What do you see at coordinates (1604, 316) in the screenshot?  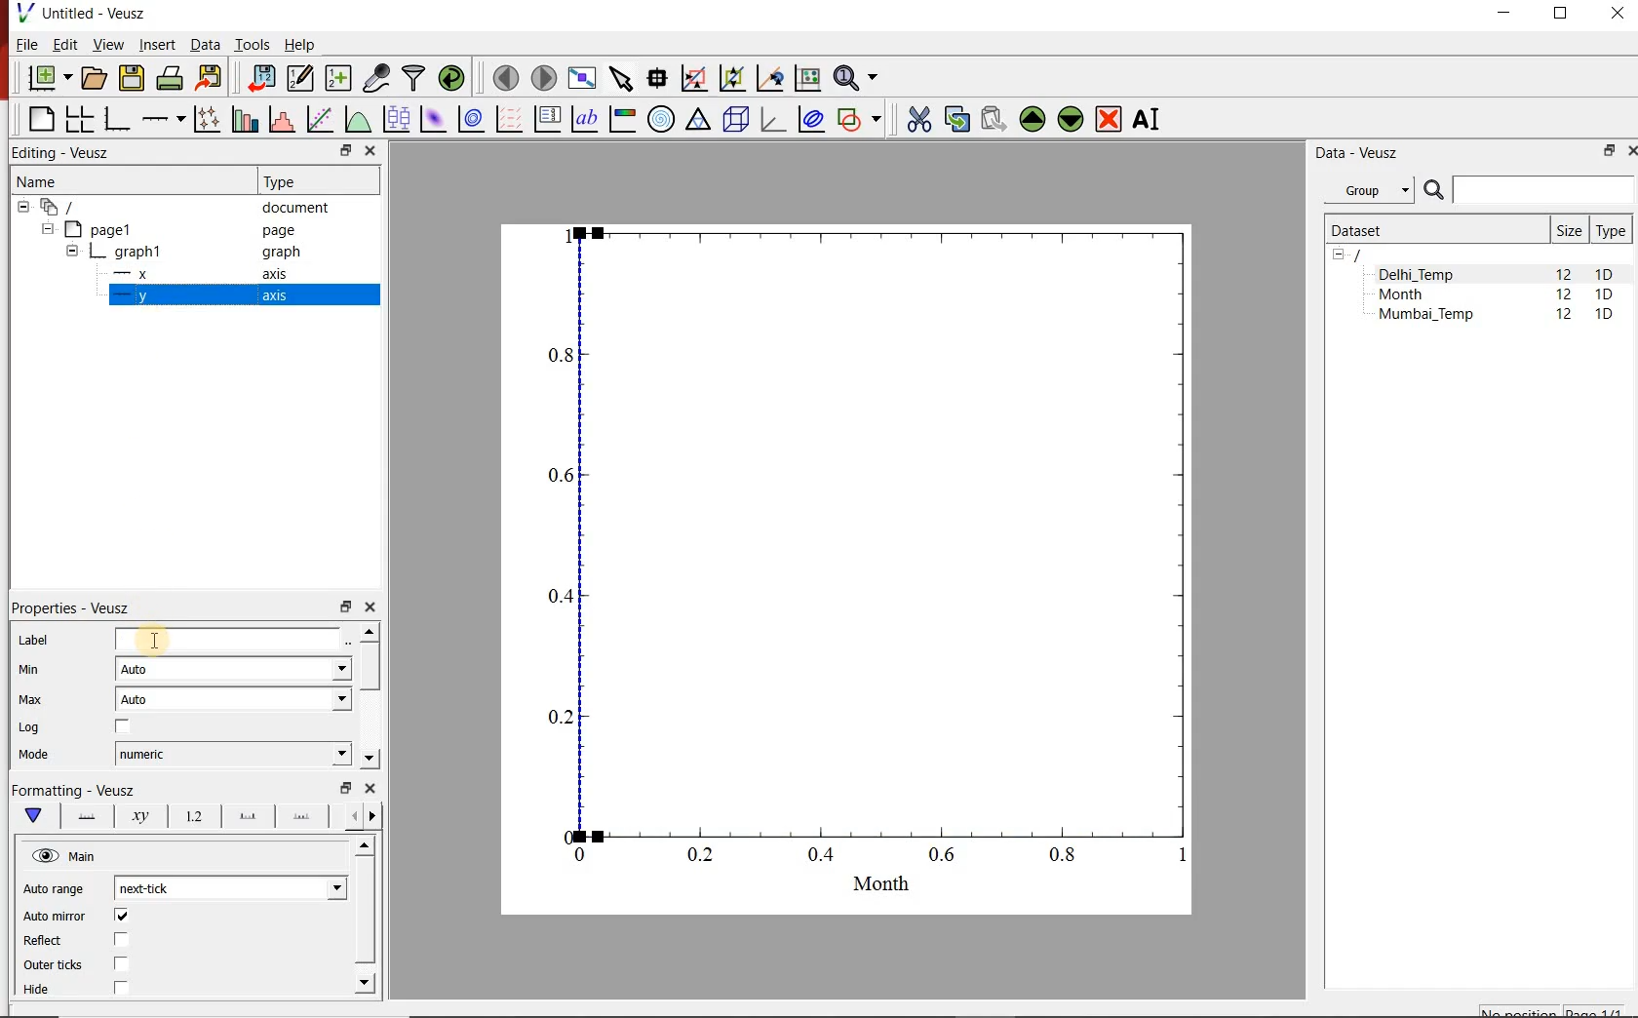 I see `1D` at bounding box center [1604, 316].